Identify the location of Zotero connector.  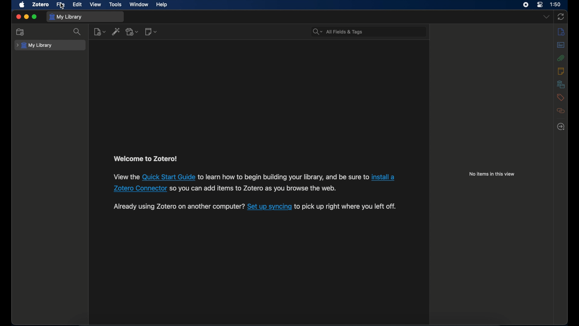
(140, 189).